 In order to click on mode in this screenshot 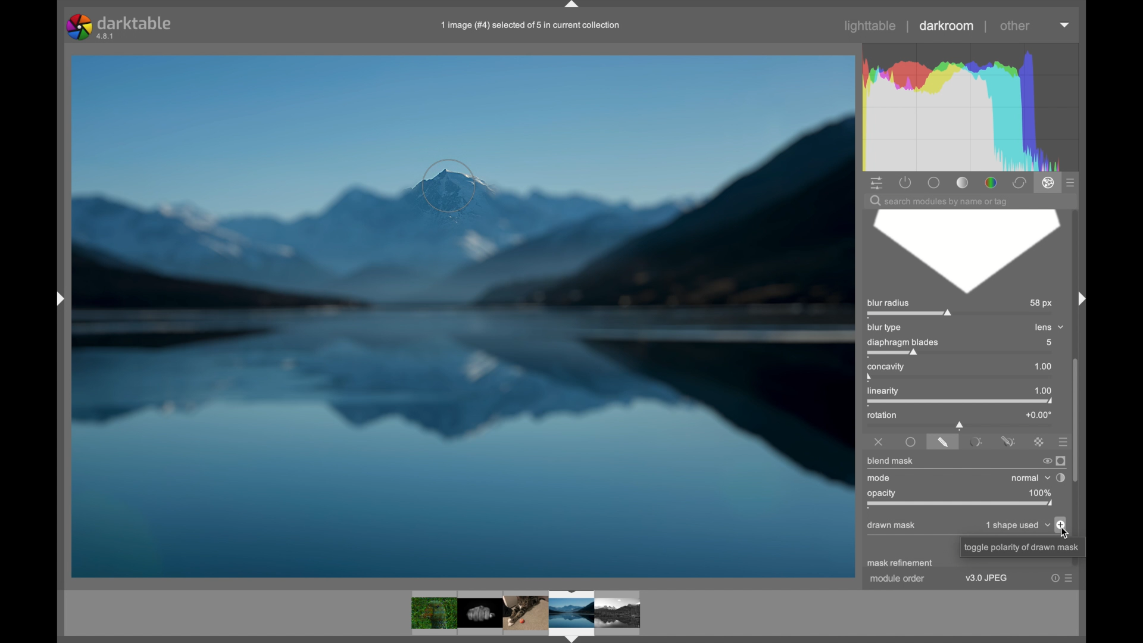, I will do `click(879, 478)`.